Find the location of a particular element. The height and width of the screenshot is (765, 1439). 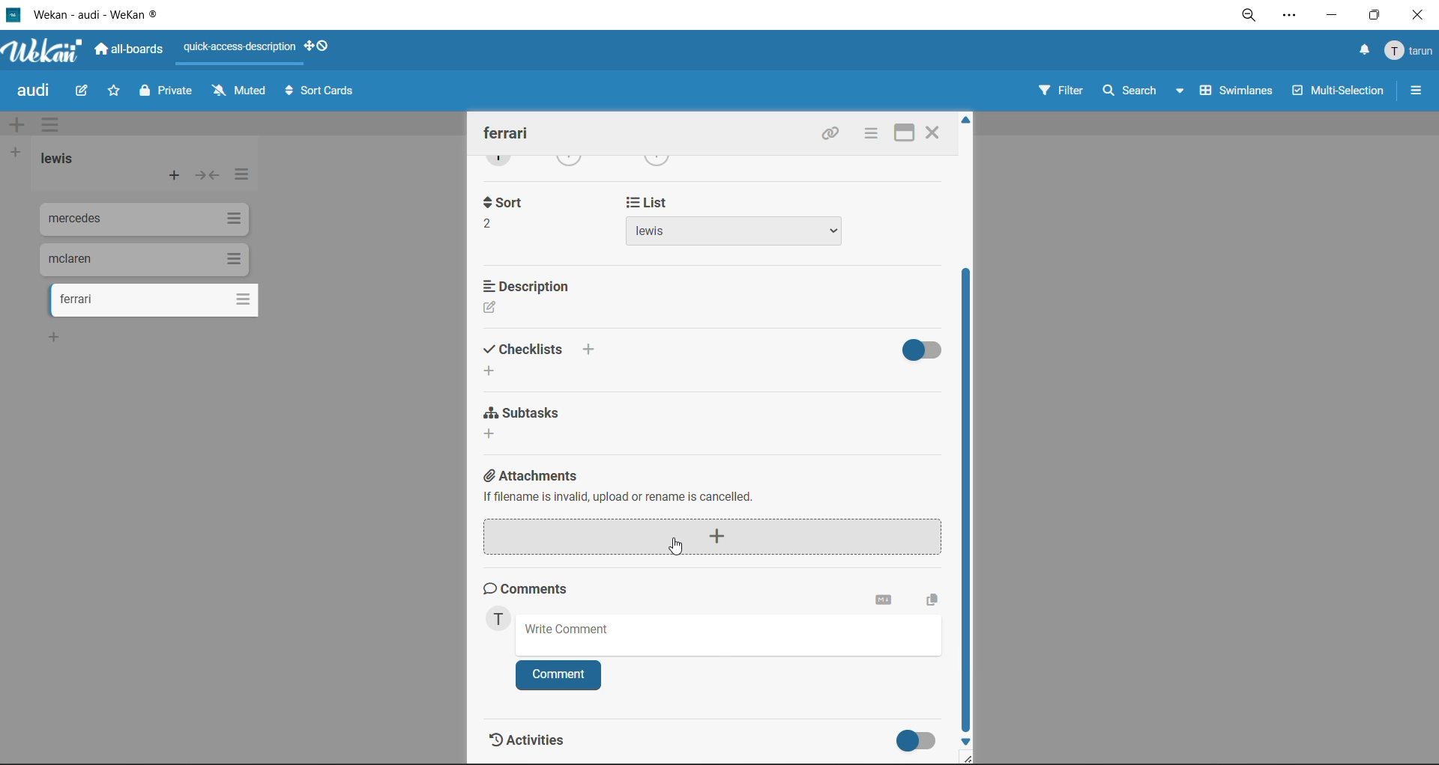

settings is located at coordinates (1291, 18).